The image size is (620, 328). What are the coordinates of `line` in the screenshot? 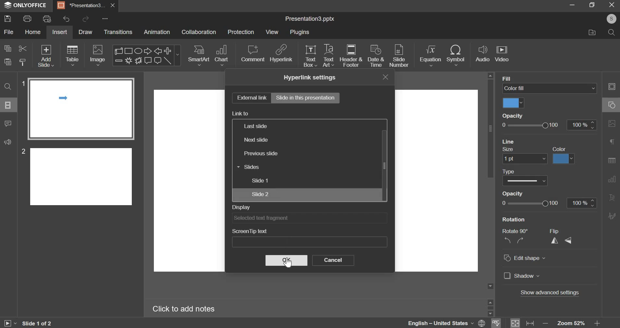 It's located at (168, 61).